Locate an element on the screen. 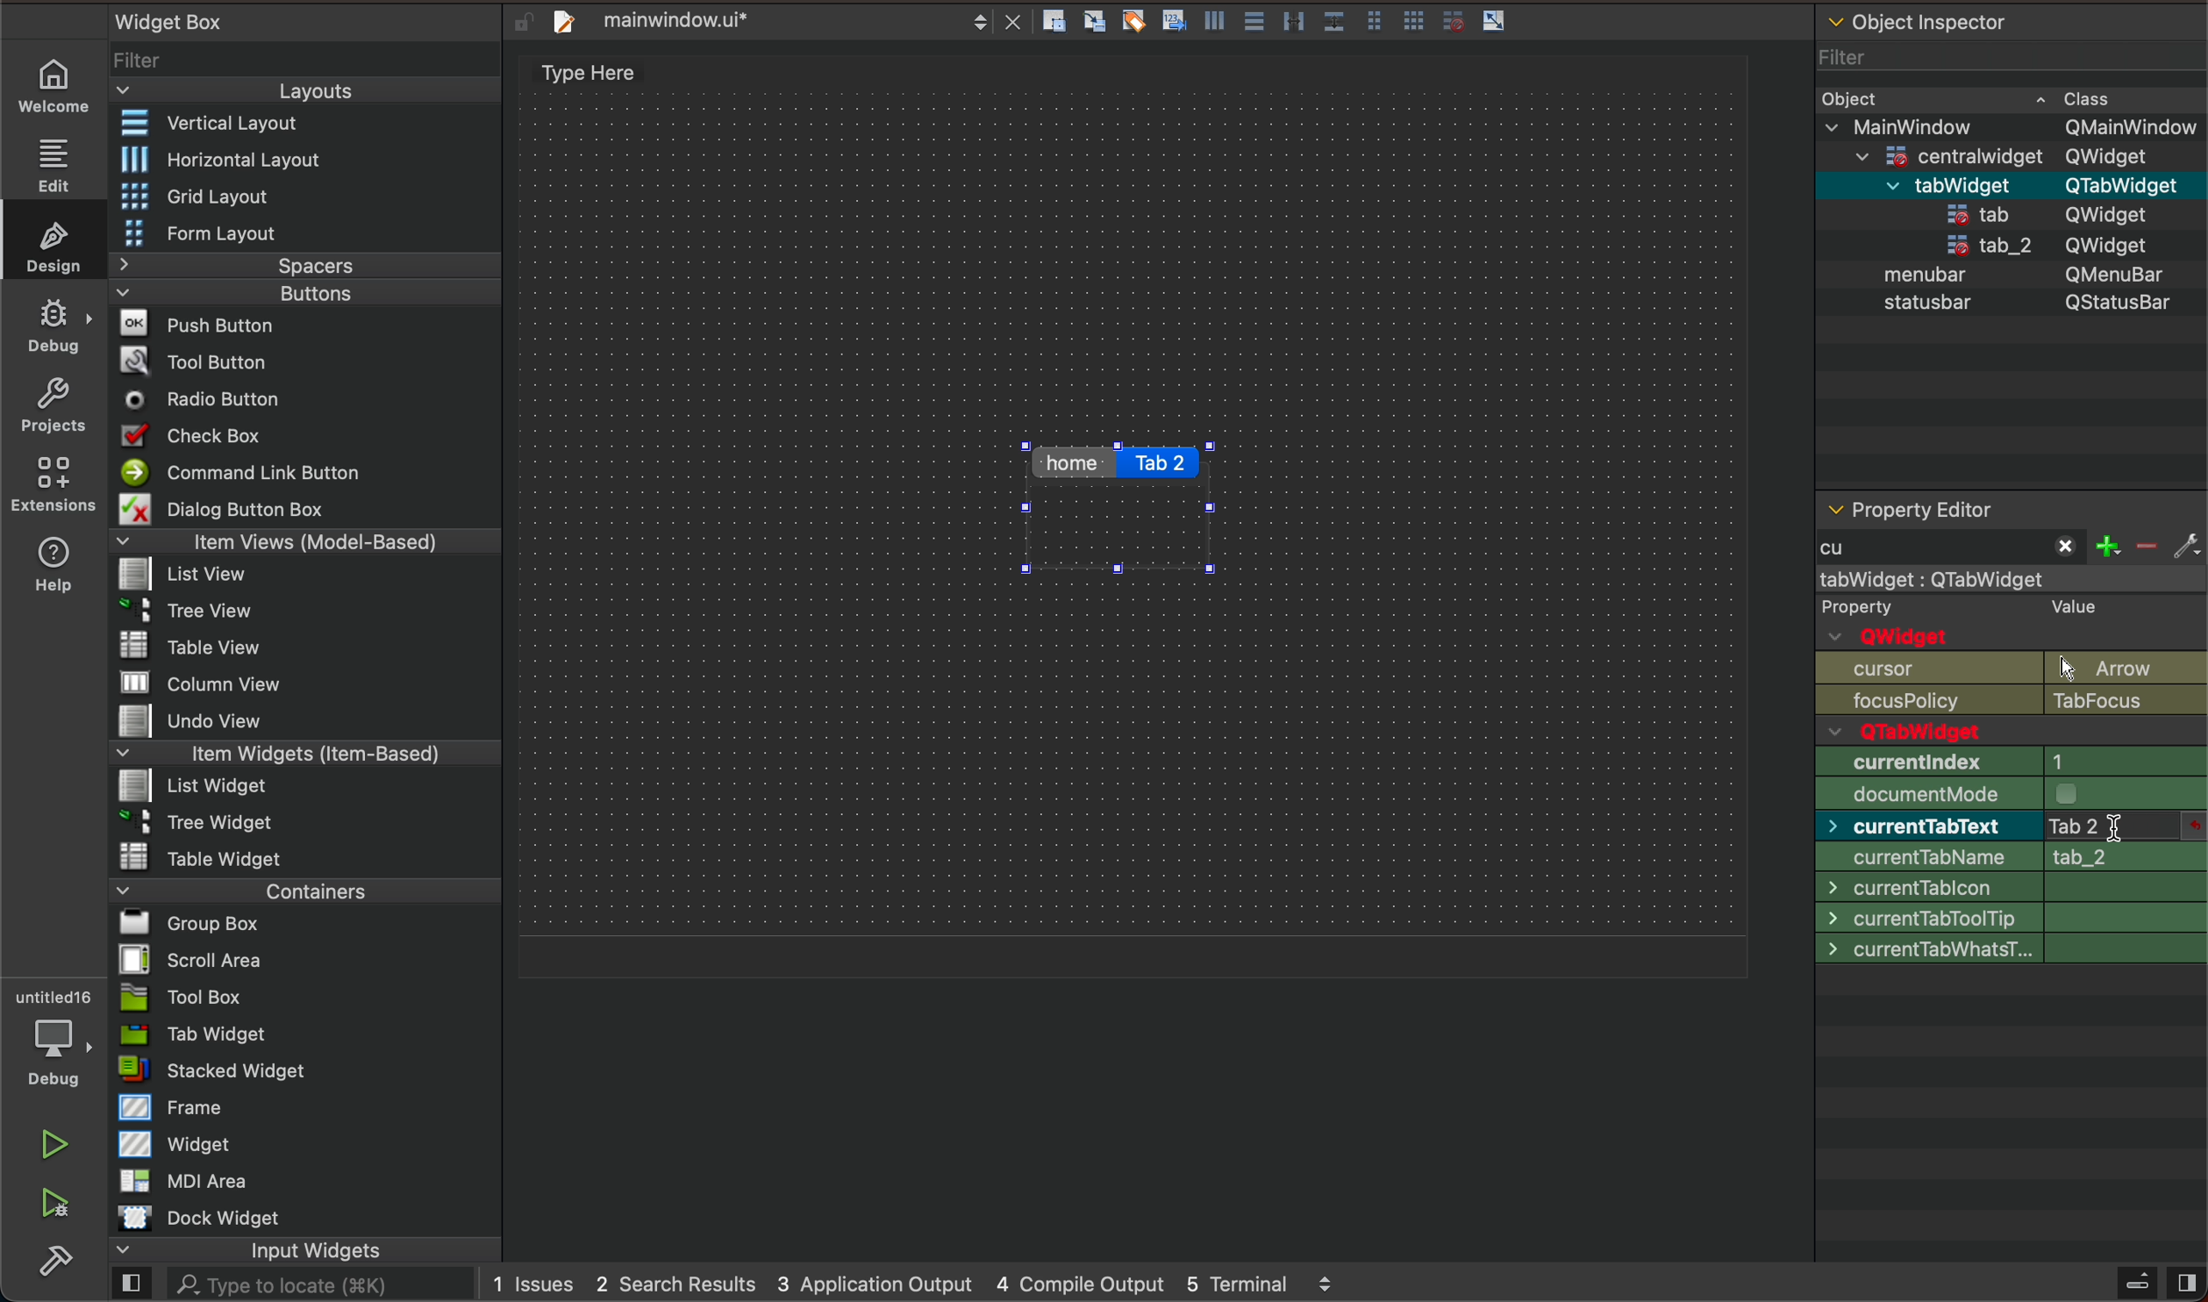 The image size is (2208, 1302).  MDI Area is located at coordinates (198, 1180).